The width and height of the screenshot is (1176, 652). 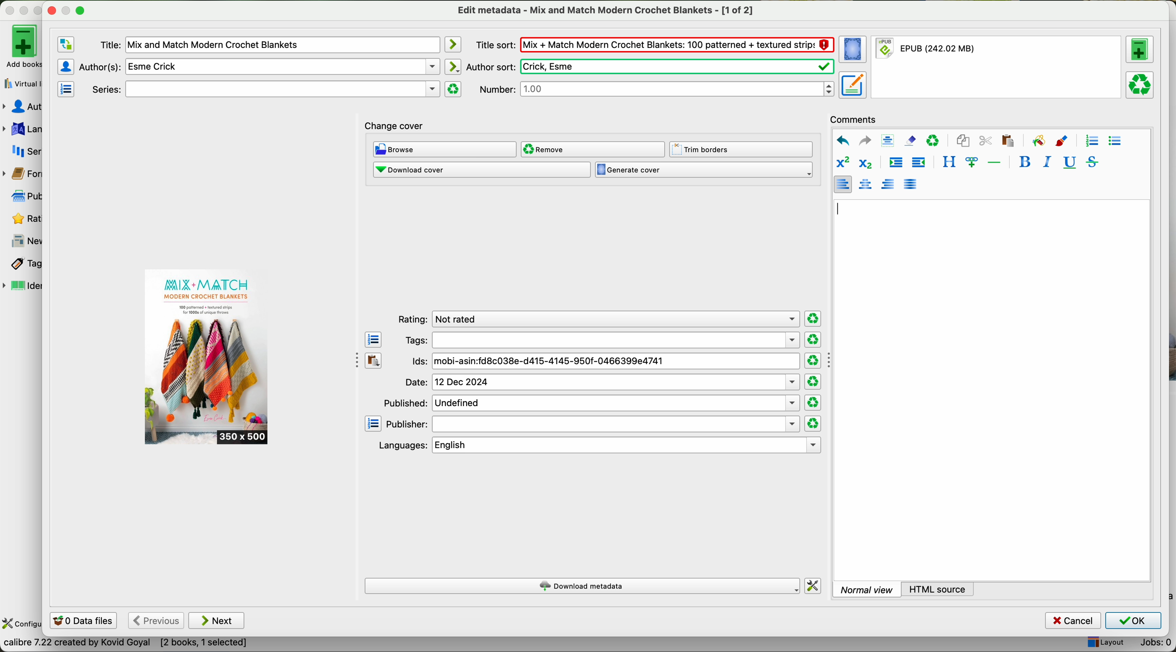 I want to click on series, so click(x=22, y=151).